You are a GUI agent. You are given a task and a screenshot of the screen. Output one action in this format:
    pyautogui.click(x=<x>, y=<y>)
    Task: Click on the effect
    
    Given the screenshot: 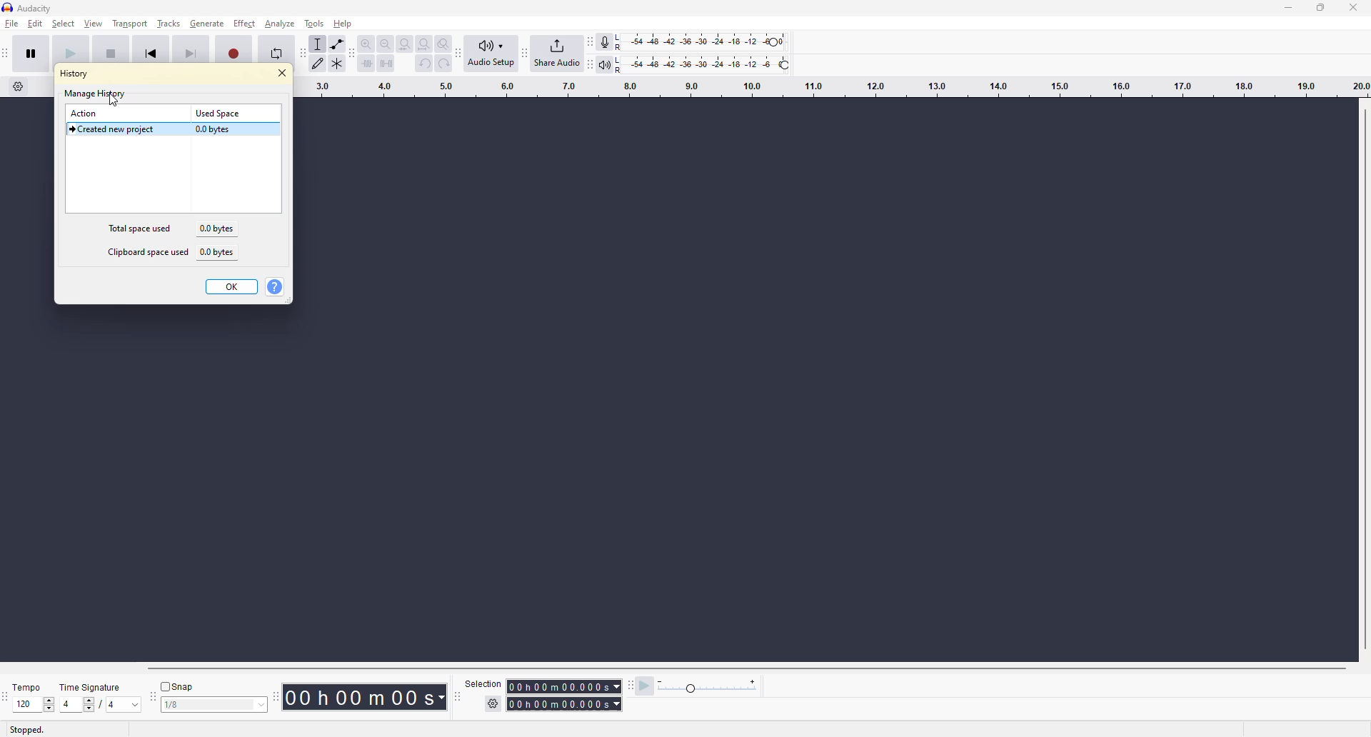 What is the action you would take?
    pyautogui.click(x=243, y=24)
    